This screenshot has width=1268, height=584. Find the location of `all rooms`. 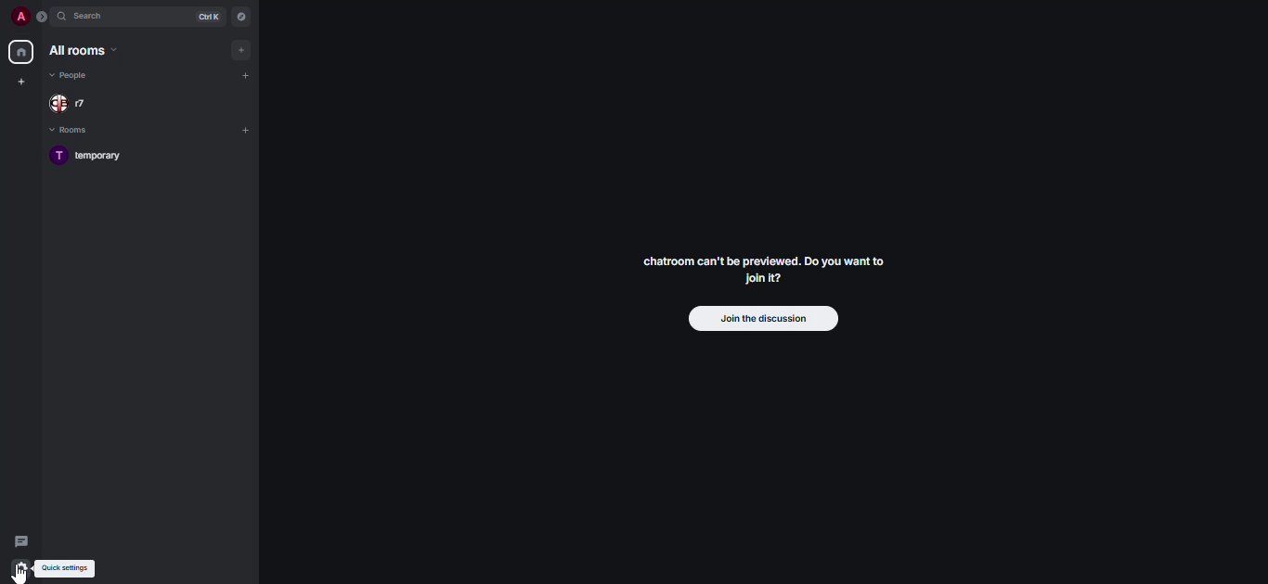

all rooms is located at coordinates (82, 51).